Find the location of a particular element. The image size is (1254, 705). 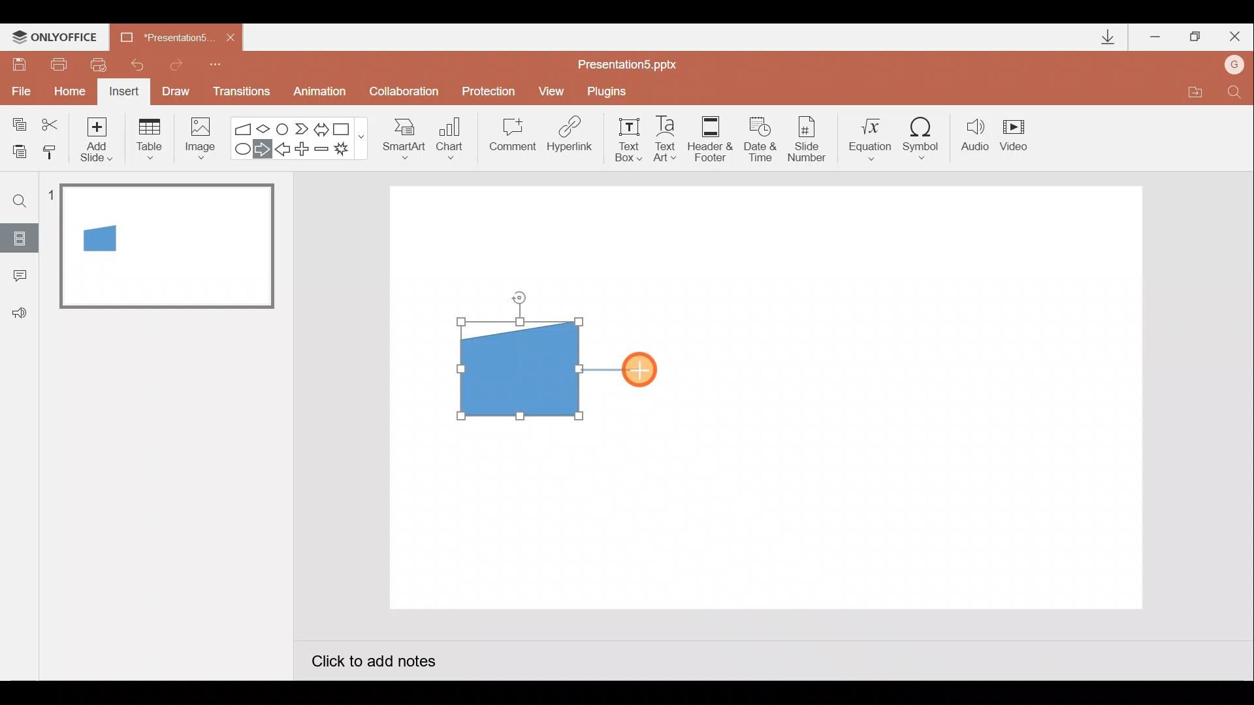

Downloads is located at coordinates (1106, 38).